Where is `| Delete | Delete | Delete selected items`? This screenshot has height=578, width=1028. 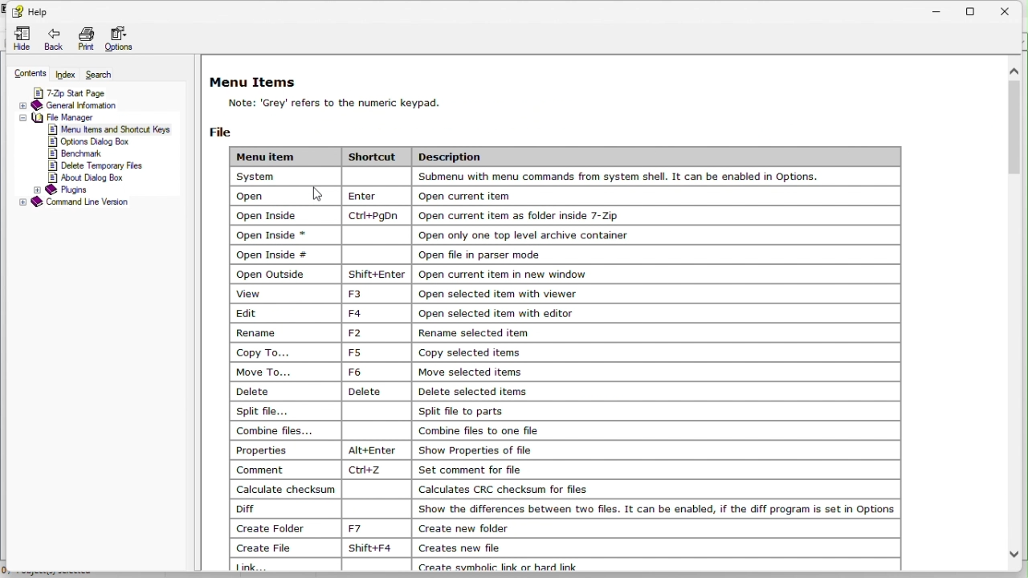
| Delete | Delete | Delete selected items is located at coordinates (386, 391).